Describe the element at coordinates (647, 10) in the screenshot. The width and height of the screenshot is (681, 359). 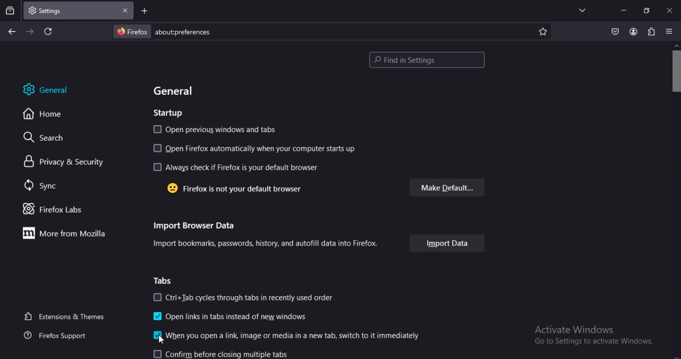
I see `restore windows` at that location.